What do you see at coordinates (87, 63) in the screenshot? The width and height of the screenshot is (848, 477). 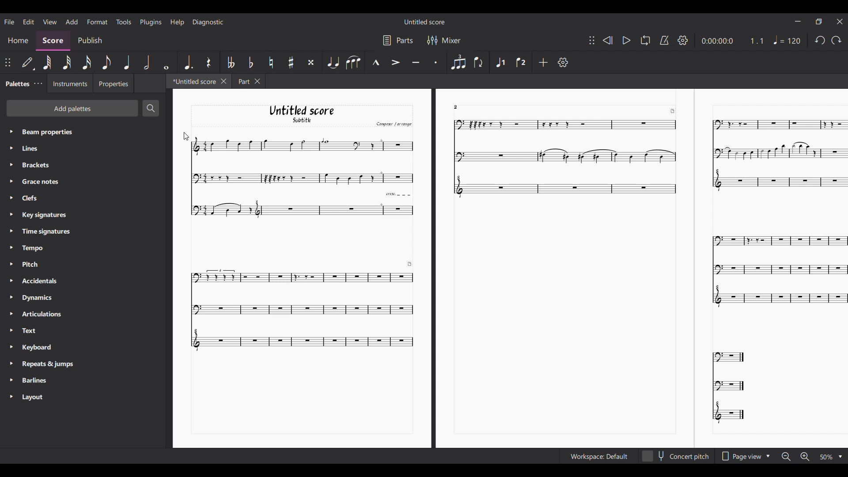 I see `16th note` at bounding box center [87, 63].